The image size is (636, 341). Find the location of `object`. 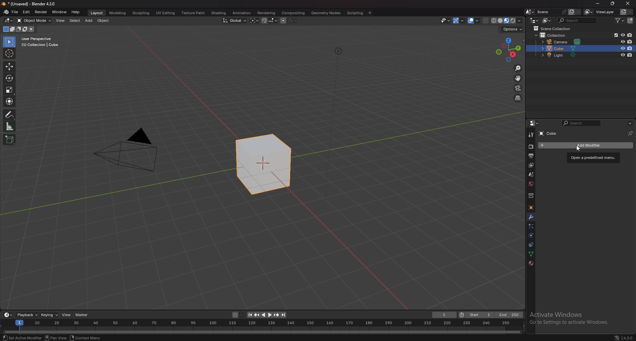

object is located at coordinates (103, 21).